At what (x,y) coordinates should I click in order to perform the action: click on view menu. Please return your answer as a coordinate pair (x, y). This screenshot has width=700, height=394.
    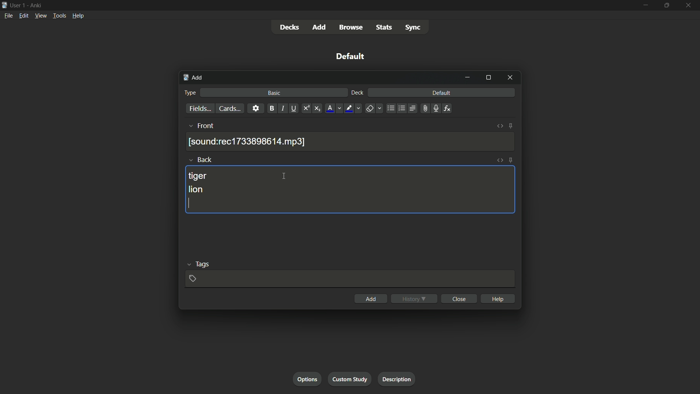
    Looking at the image, I should click on (41, 16).